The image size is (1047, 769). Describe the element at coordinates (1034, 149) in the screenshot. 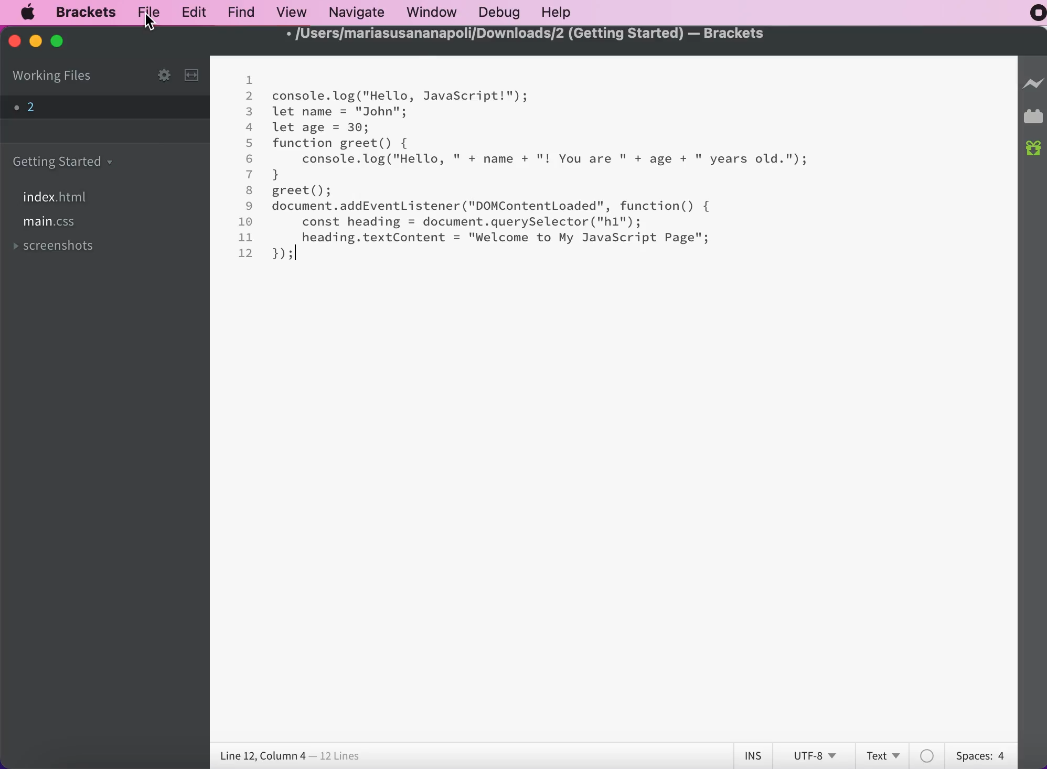

I see `new build of brackets` at that location.